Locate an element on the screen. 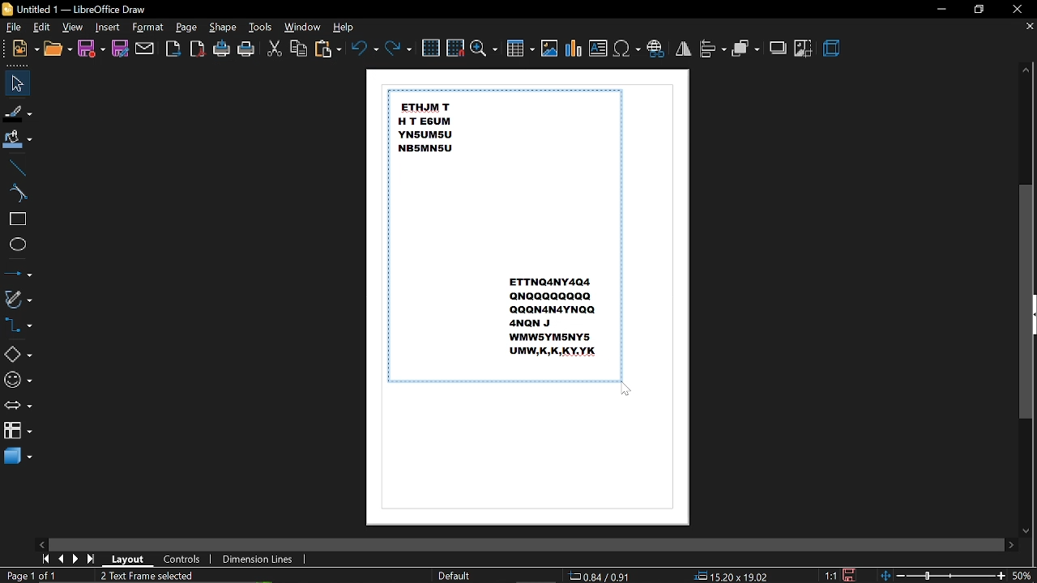  fill line is located at coordinates (19, 112).